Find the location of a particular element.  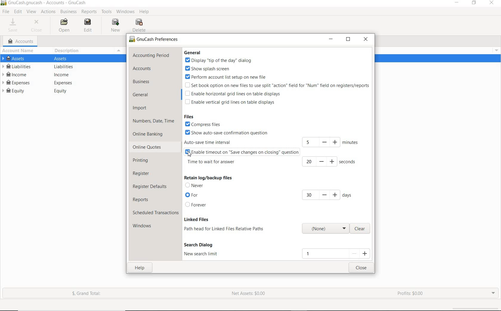

CLOSE is located at coordinates (36, 26).